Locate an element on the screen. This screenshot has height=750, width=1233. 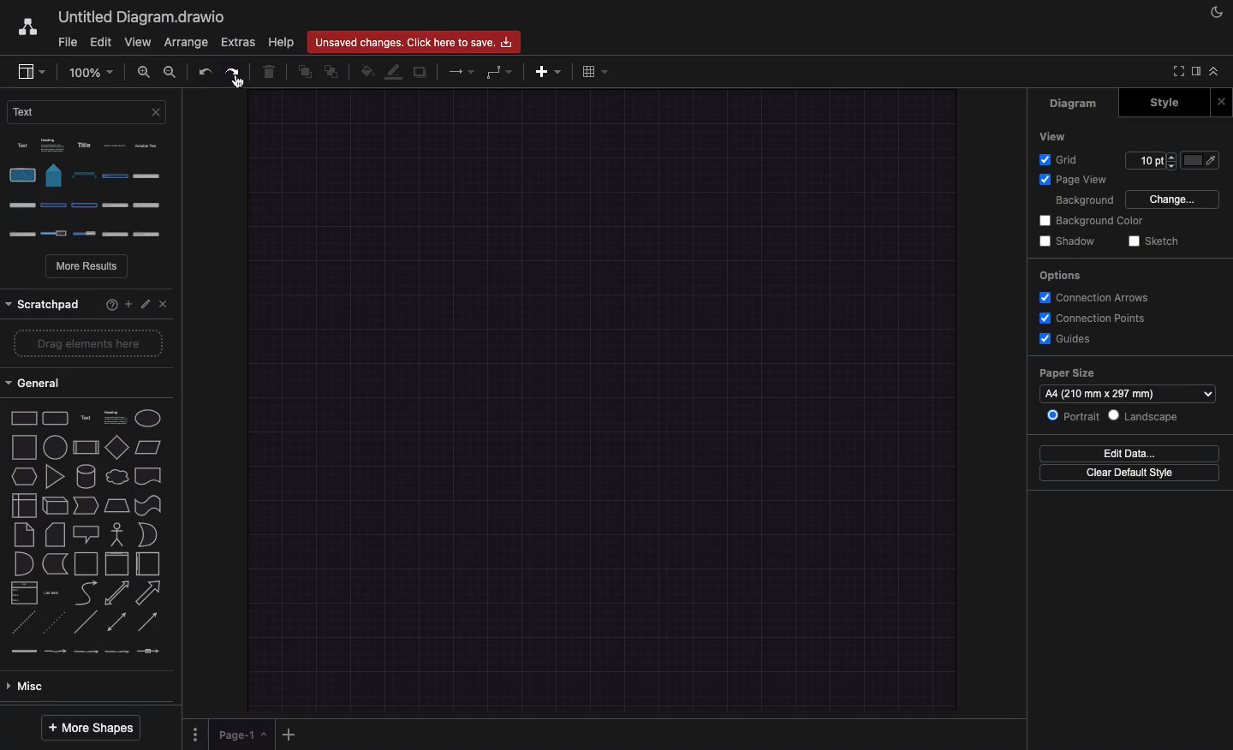
Shadow is located at coordinates (1070, 241).